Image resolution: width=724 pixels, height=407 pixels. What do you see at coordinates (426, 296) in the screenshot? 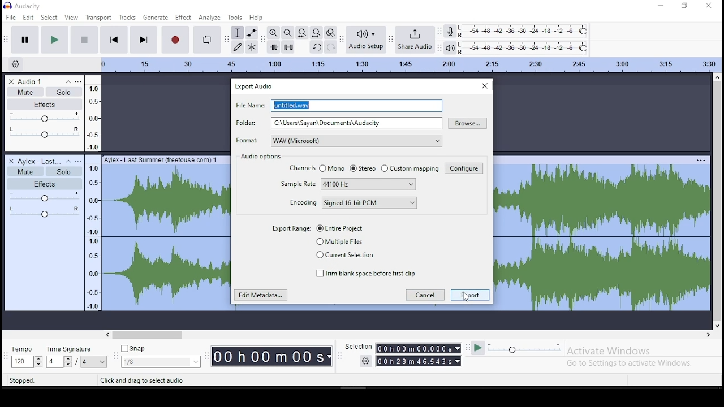
I see `cancel` at bounding box center [426, 296].